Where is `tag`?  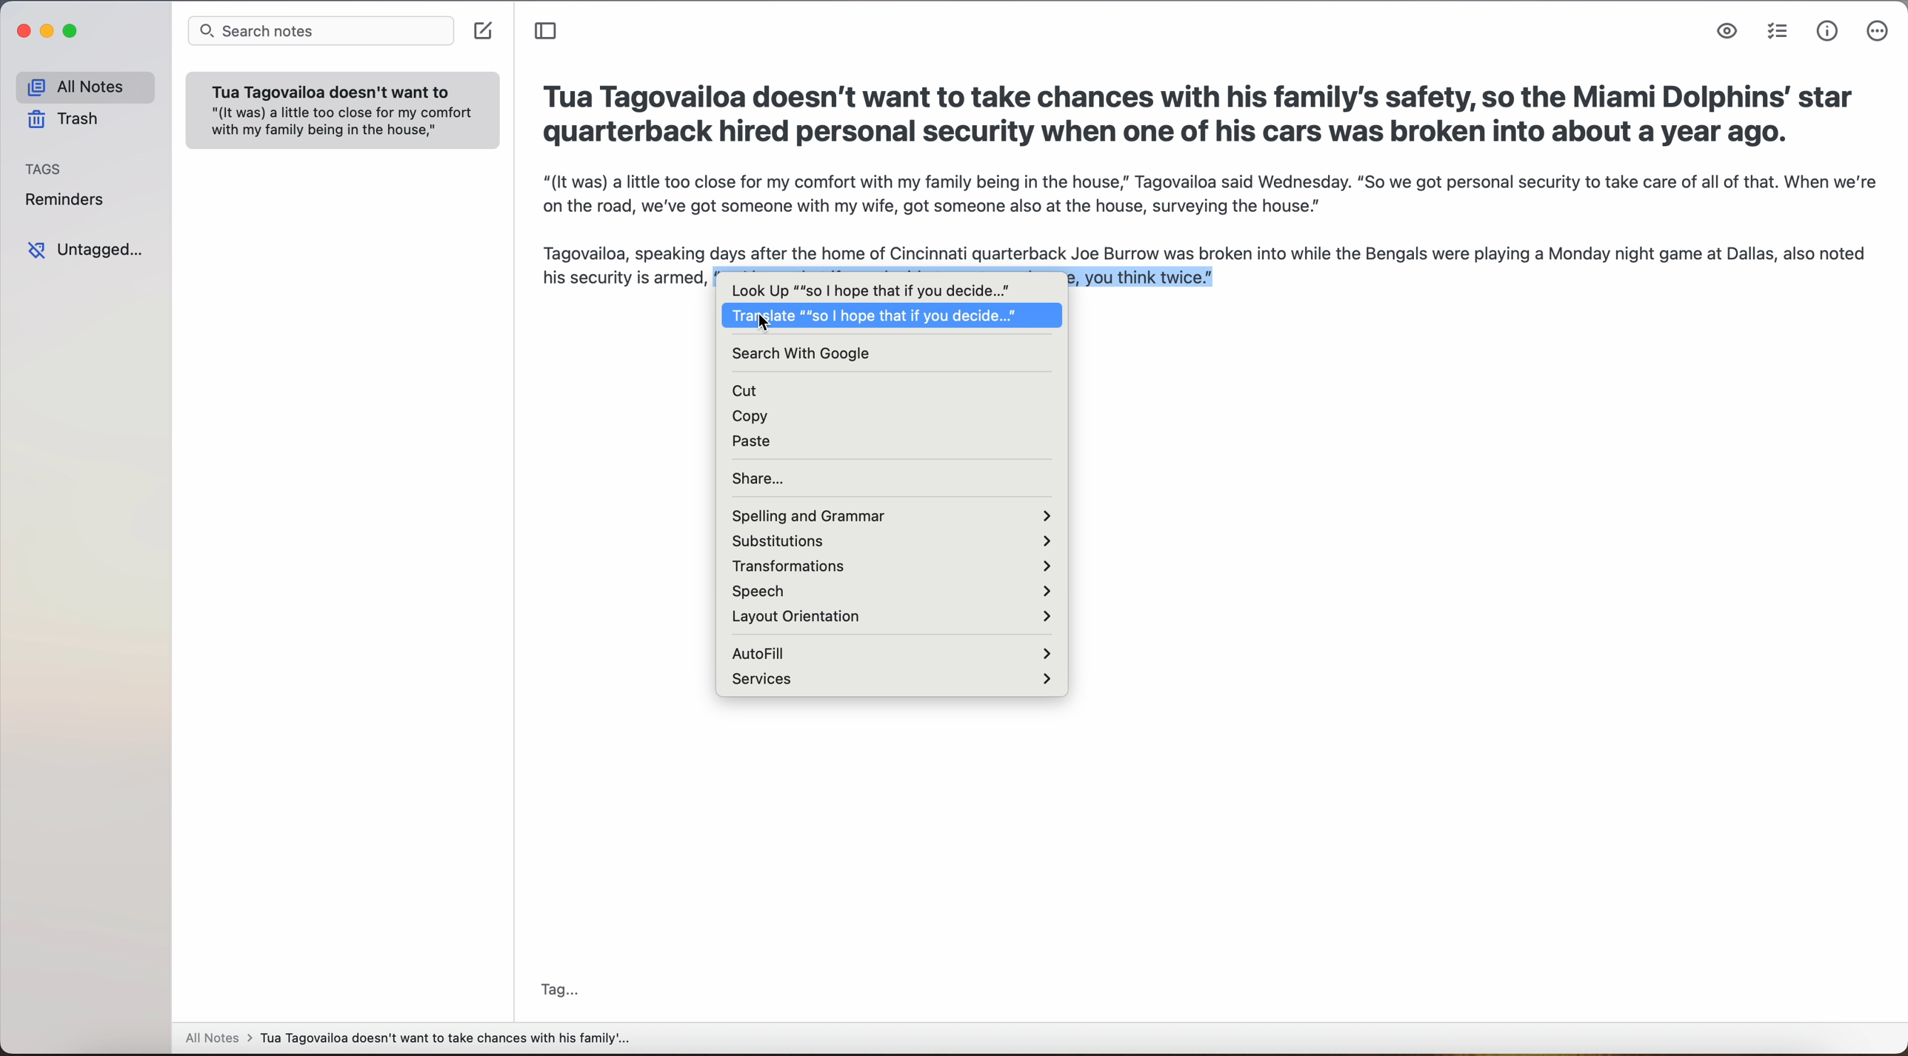
tag is located at coordinates (557, 989).